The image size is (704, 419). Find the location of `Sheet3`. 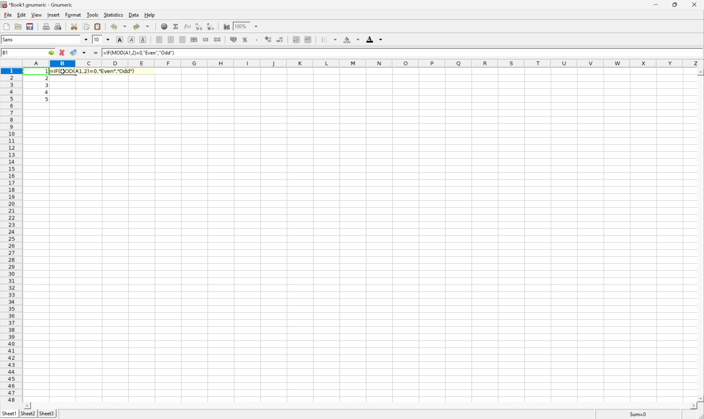

Sheet3 is located at coordinates (47, 414).